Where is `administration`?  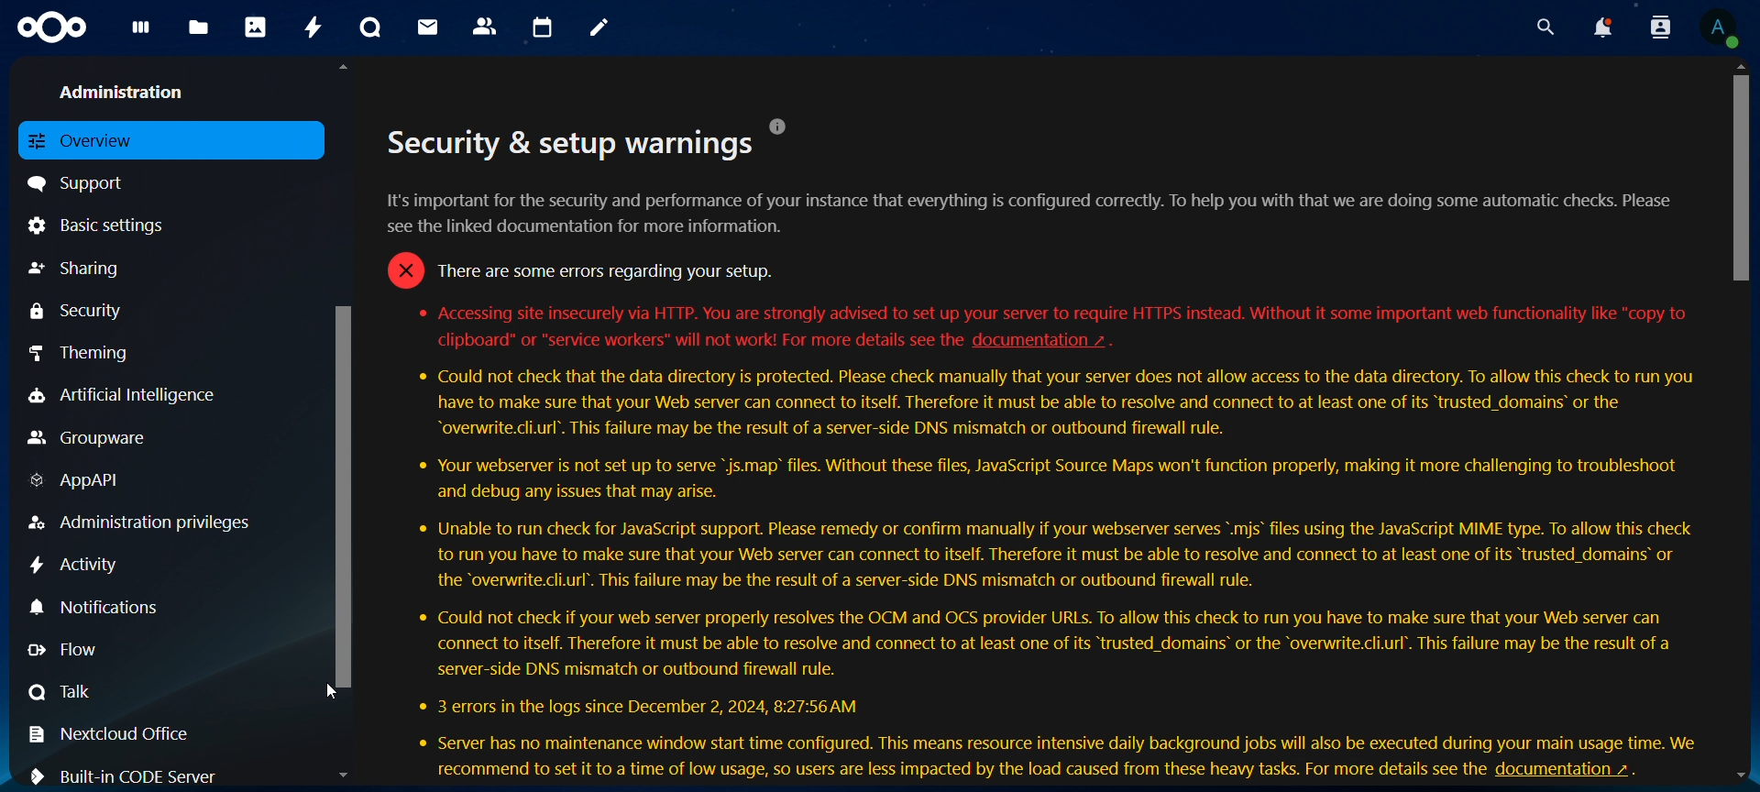 administration is located at coordinates (128, 90).